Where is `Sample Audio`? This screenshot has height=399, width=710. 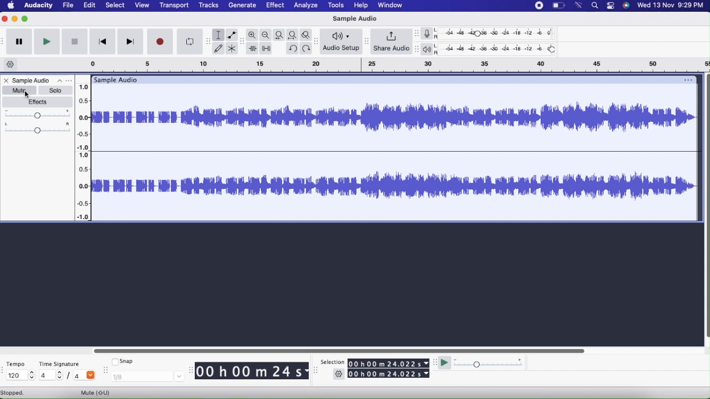 Sample Audio is located at coordinates (117, 79).